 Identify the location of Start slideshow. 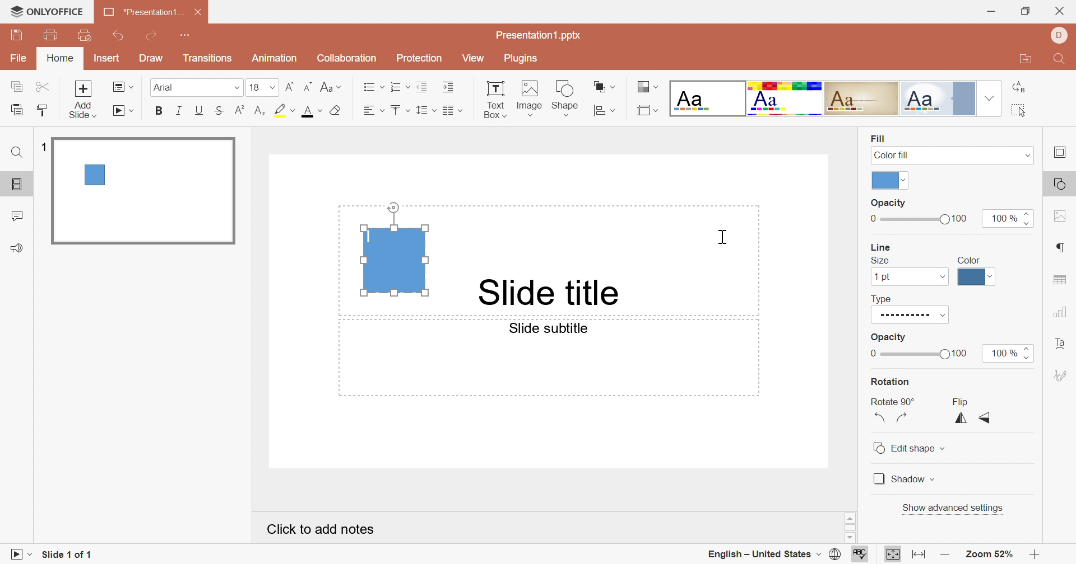
(125, 111).